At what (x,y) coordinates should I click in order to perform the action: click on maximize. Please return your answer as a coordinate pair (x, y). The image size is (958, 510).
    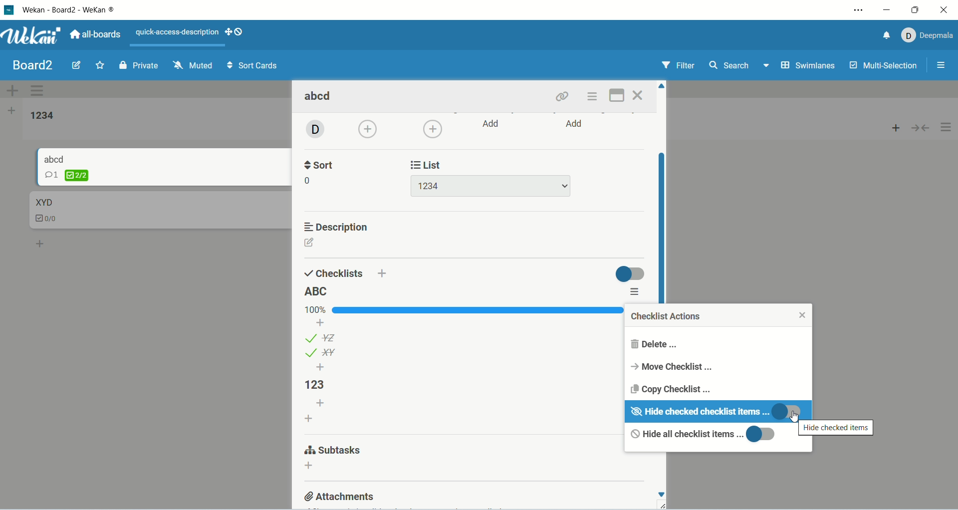
    Looking at the image, I should click on (914, 10).